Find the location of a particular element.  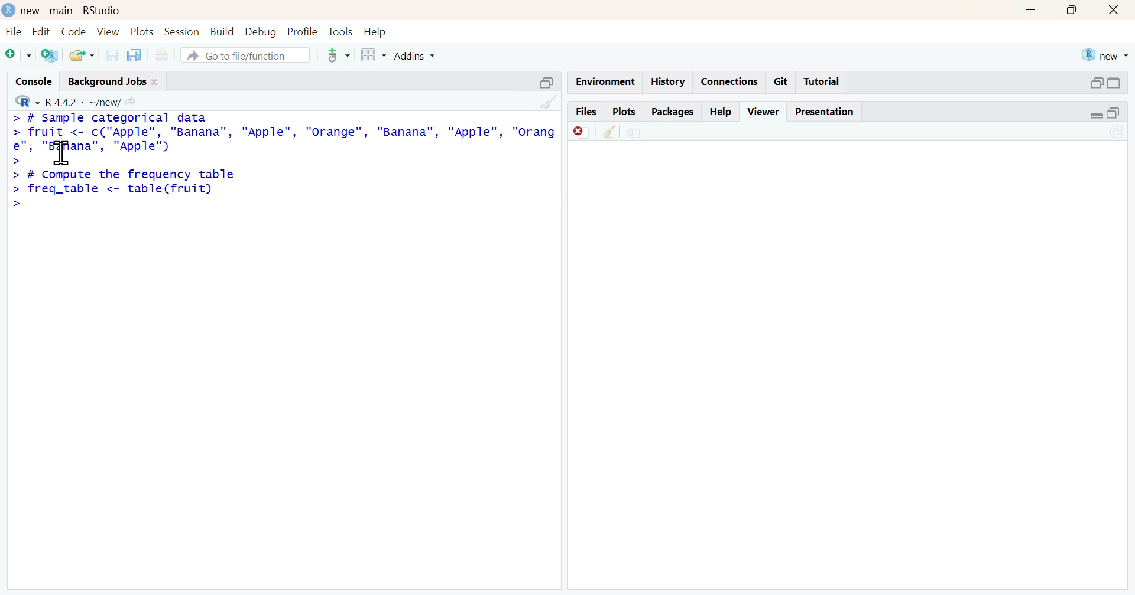

cursor is located at coordinates (63, 155).